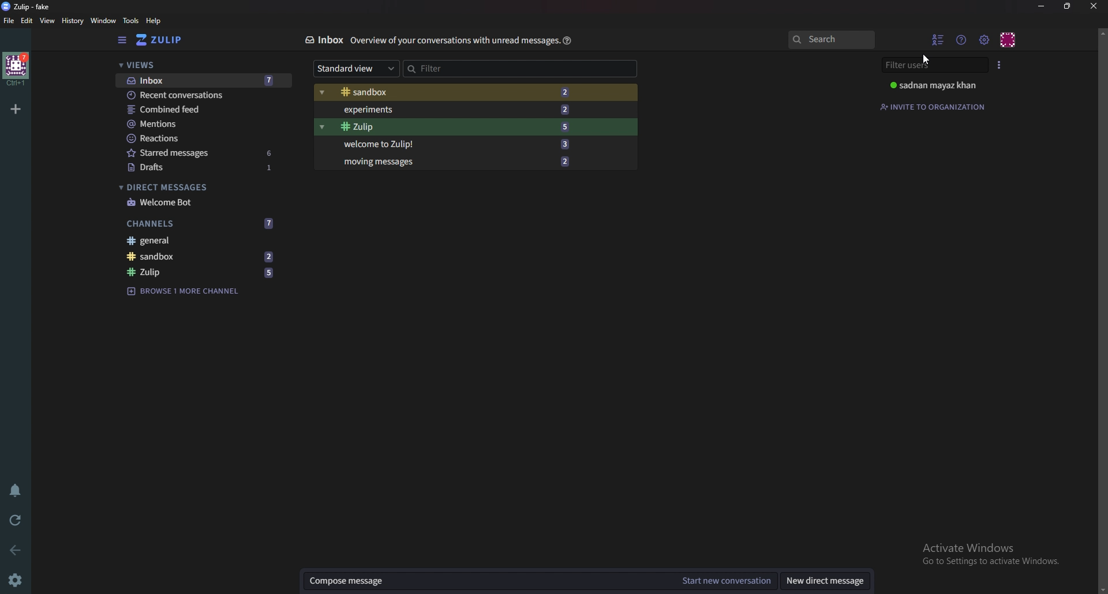  I want to click on Start new conversation, so click(725, 582).